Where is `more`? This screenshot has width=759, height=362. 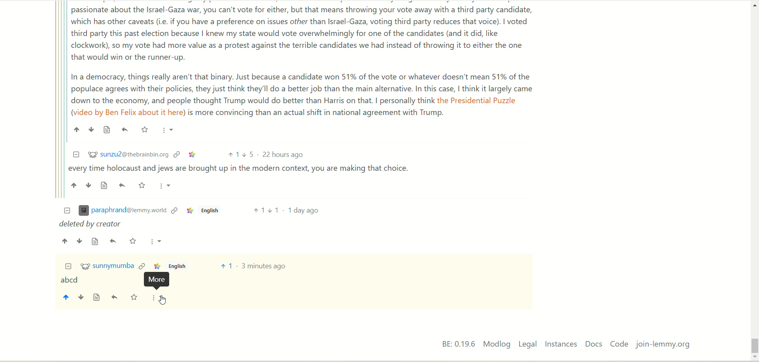 more is located at coordinates (159, 280).